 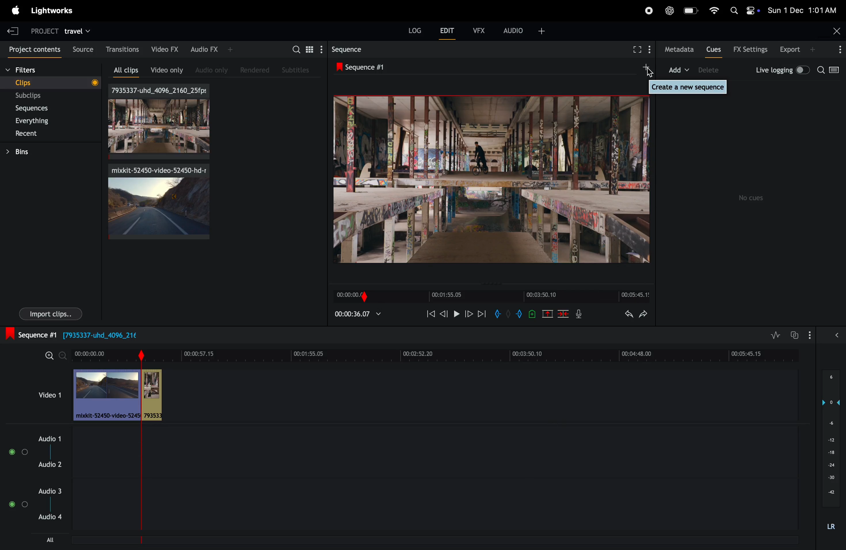 What do you see at coordinates (802, 9) in the screenshot?
I see `date  and time` at bounding box center [802, 9].